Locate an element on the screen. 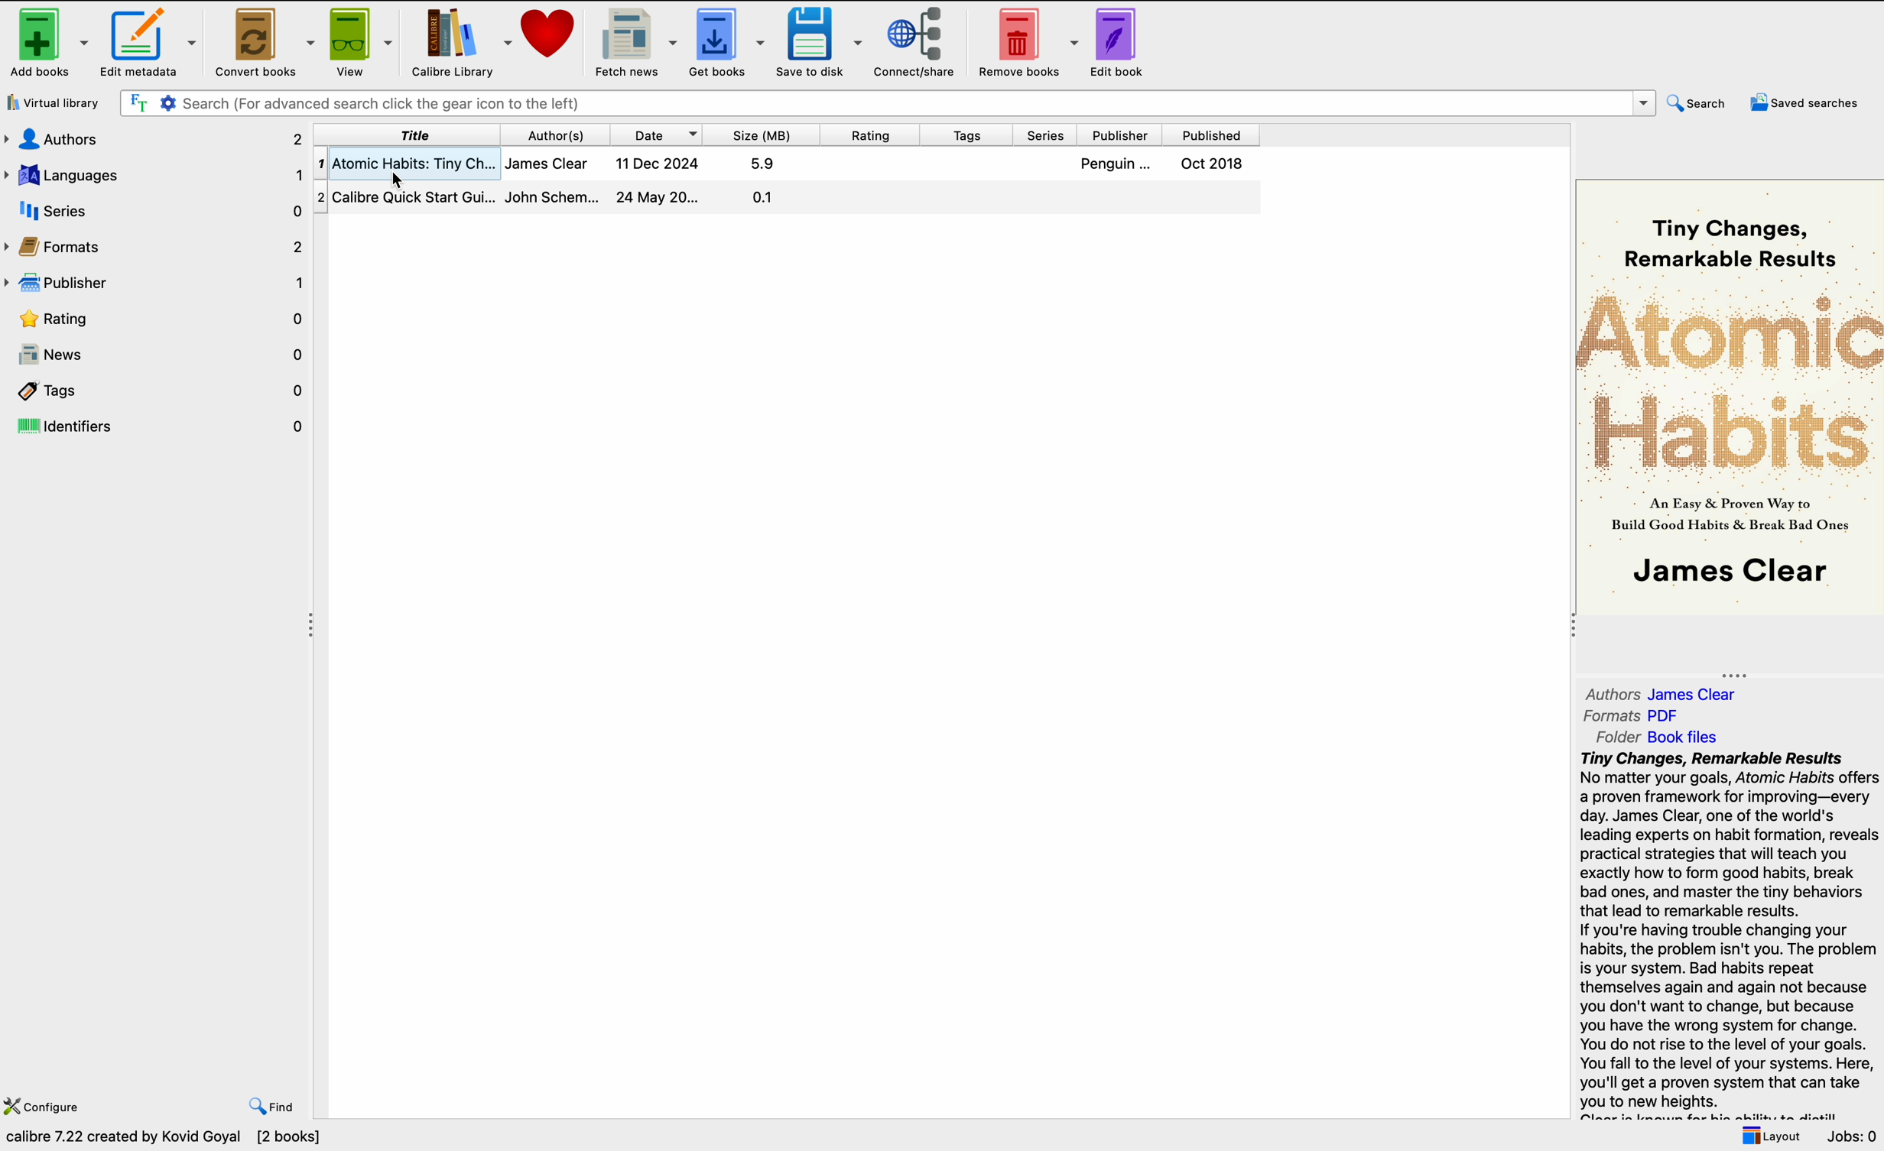 This screenshot has width=1884, height=1151. series is located at coordinates (1048, 136).